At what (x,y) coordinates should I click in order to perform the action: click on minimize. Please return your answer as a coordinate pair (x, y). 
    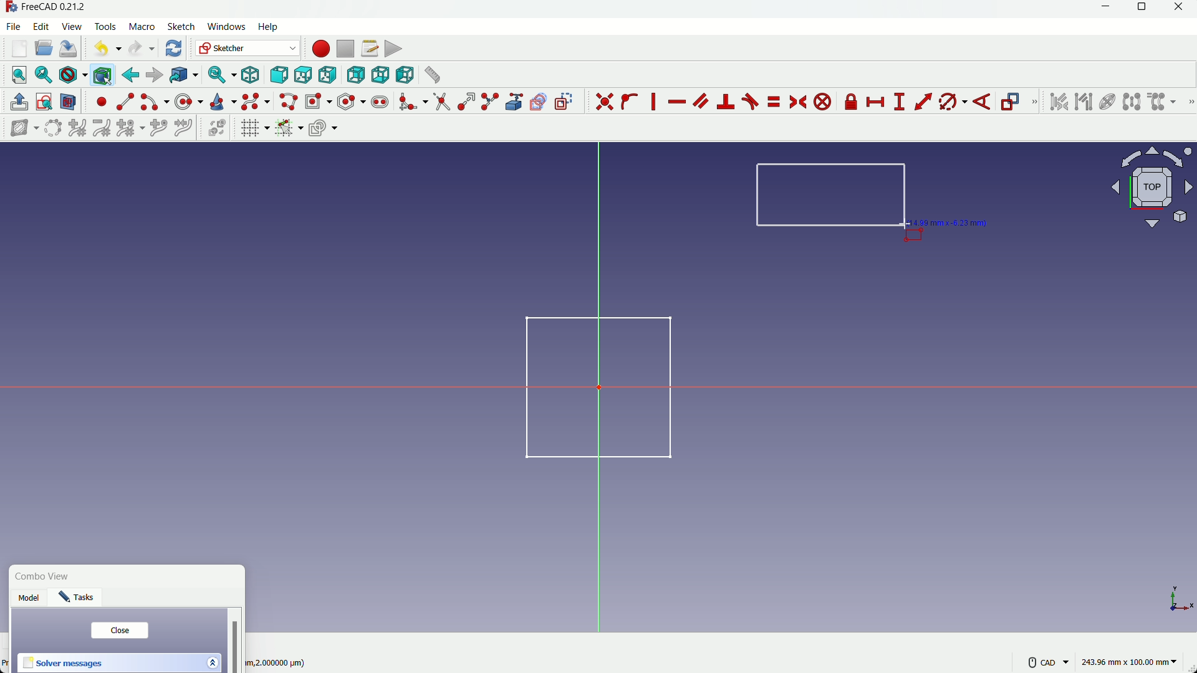
    Looking at the image, I should click on (1103, 9).